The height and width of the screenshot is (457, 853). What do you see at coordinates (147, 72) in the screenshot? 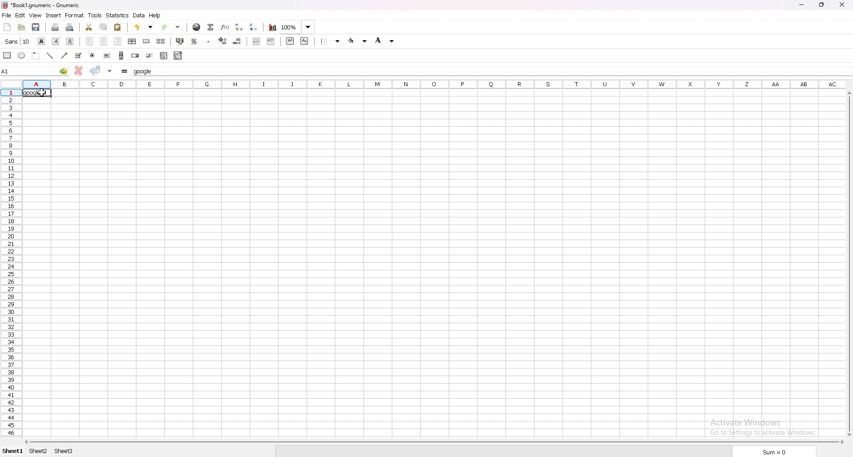
I see `cell input` at bounding box center [147, 72].